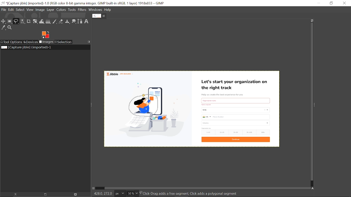 Image resolution: width=351 pixels, height=197 pixels. What do you see at coordinates (224, 108) in the screenshot?
I see `Current image` at bounding box center [224, 108].